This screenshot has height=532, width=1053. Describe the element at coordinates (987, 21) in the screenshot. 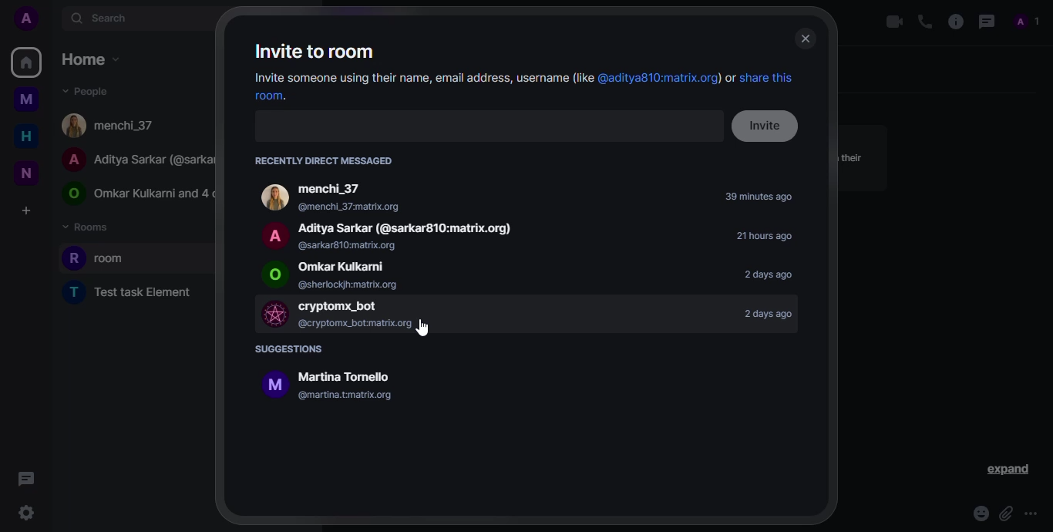

I see `threads` at that location.